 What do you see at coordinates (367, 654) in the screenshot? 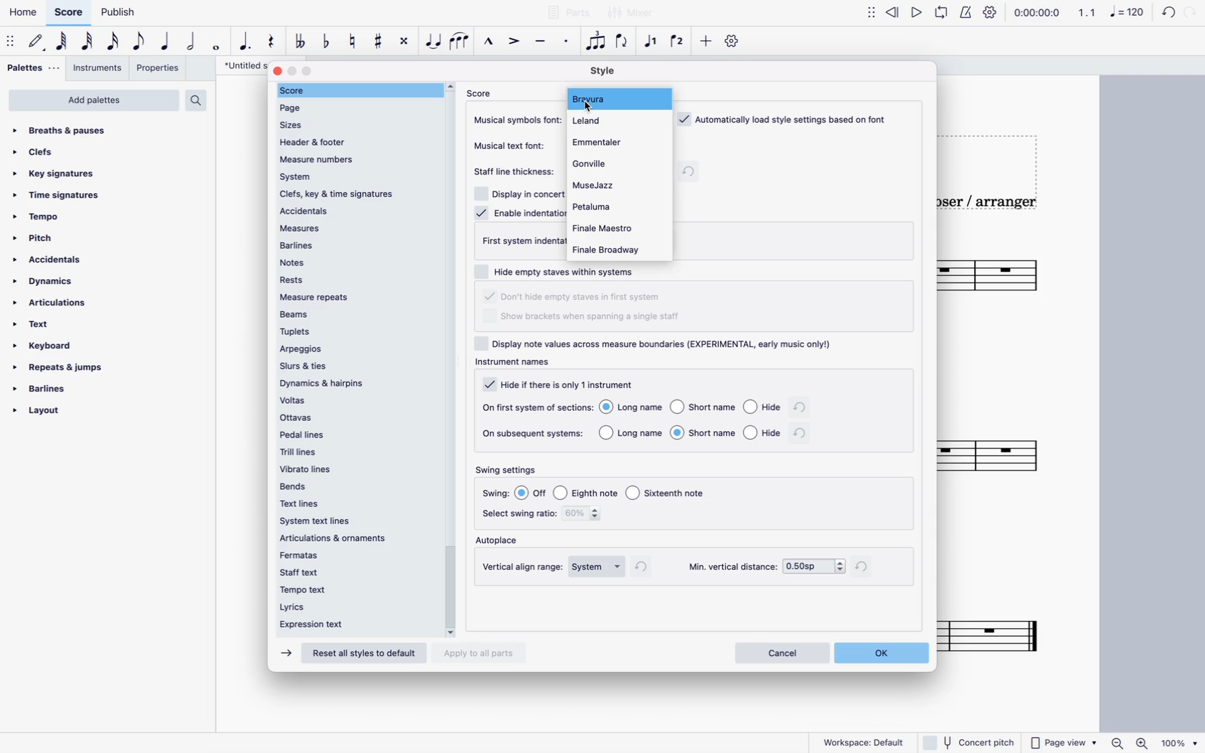
I see `Reset all styles to default` at bounding box center [367, 654].